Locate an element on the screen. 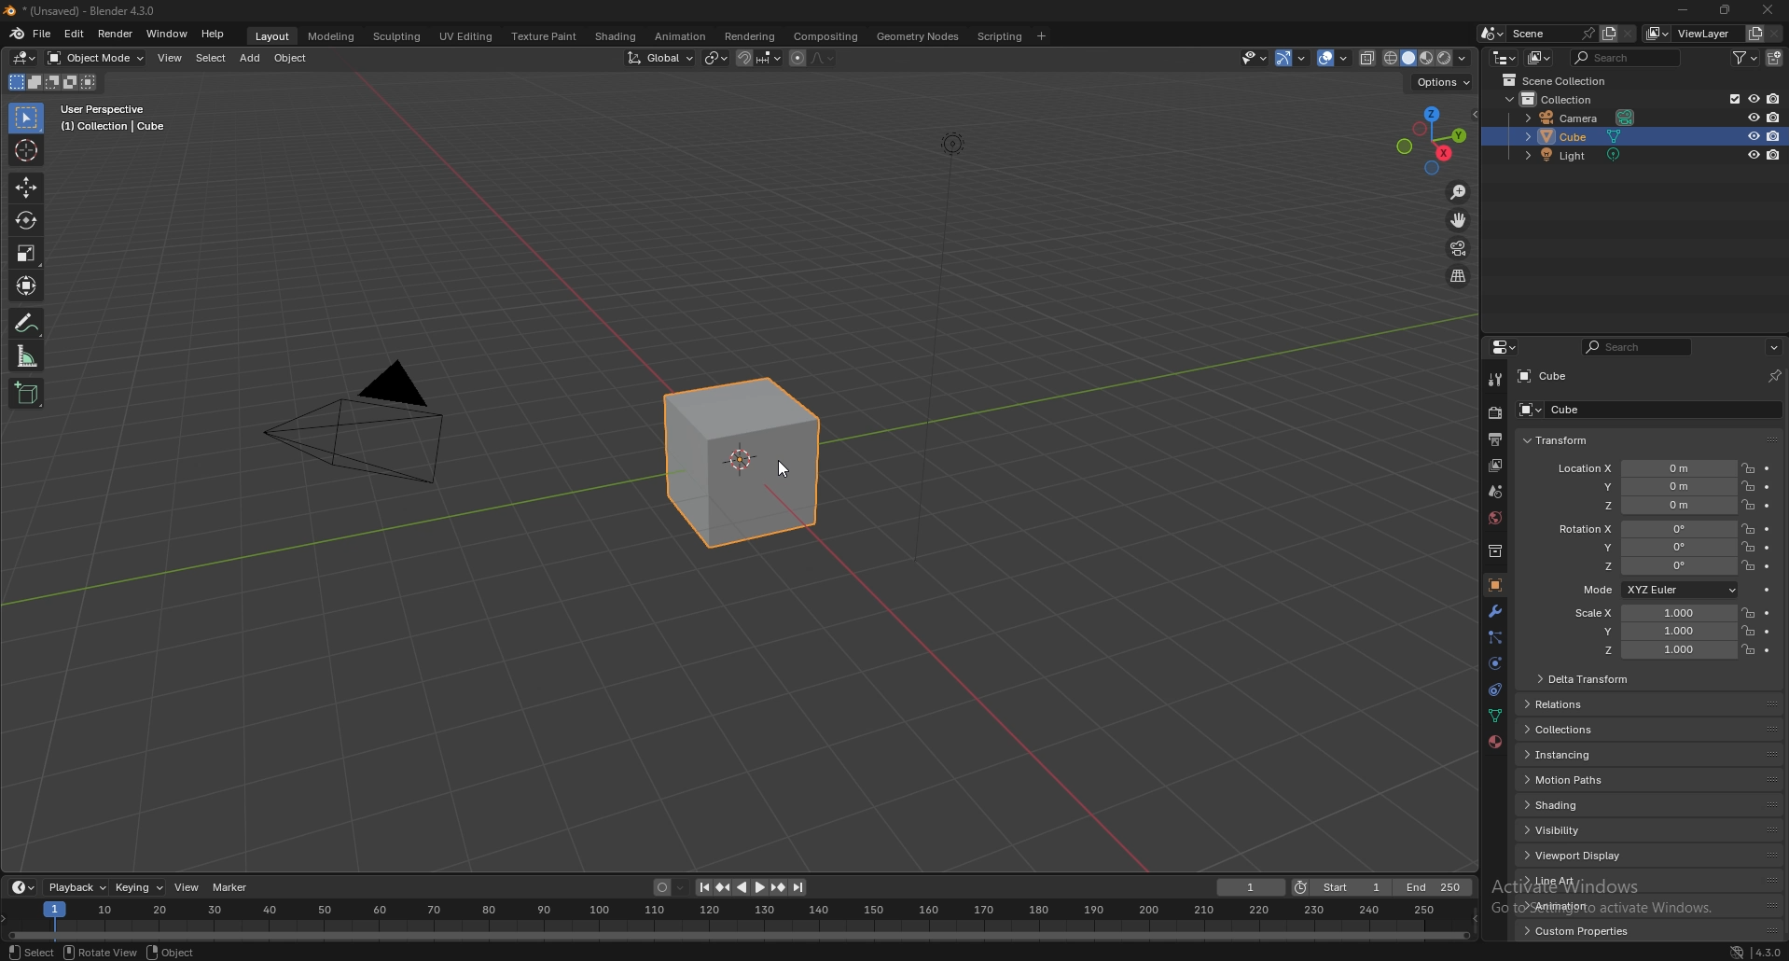 The height and width of the screenshot is (961, 1789). end is located at coordinates (1432, 887).